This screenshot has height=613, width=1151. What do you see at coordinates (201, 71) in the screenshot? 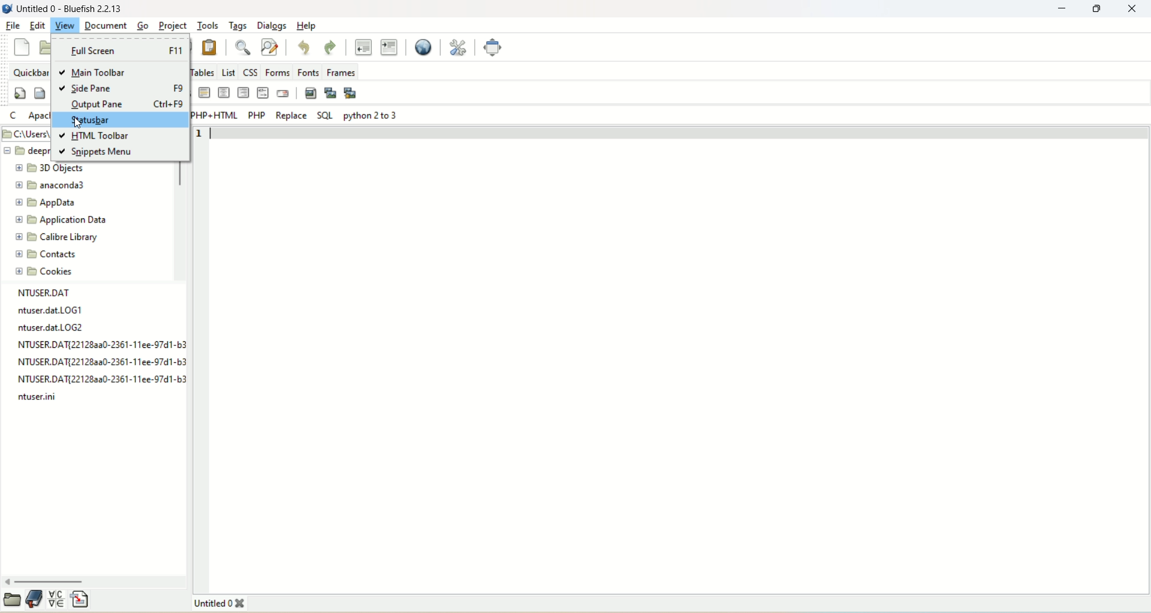
I see `tables` at bounding box center [201, 71].